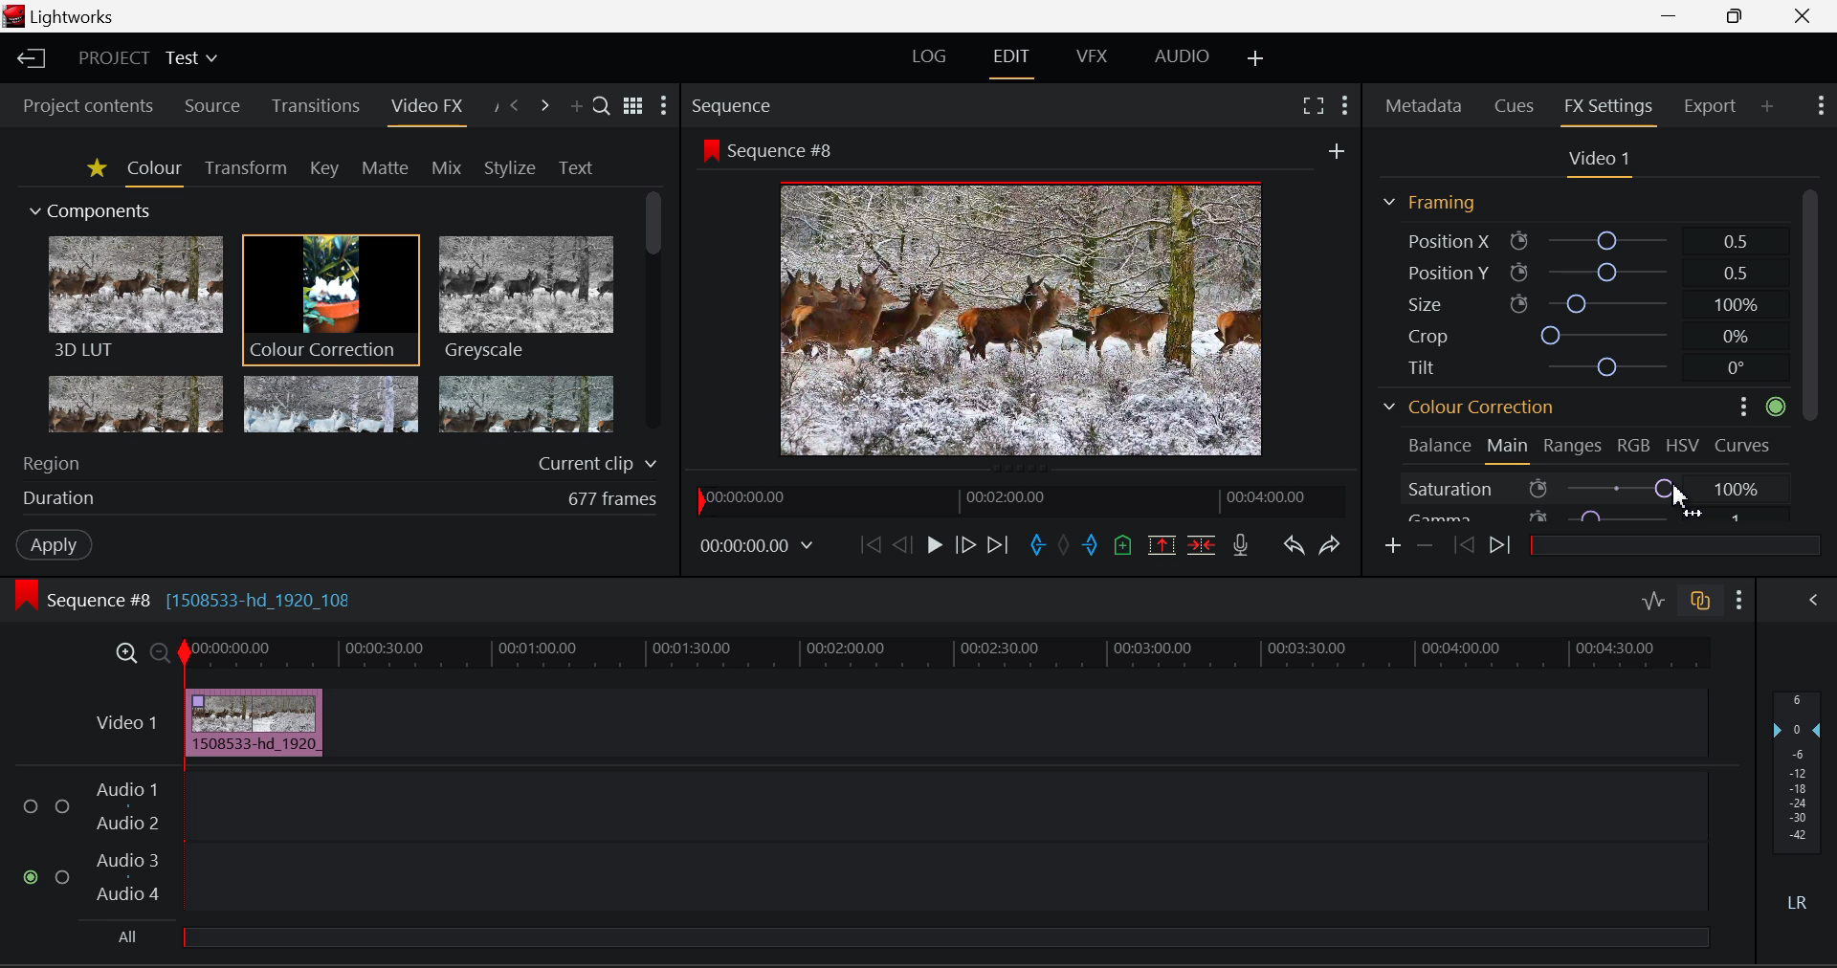  I want to click on Transform, so click(245, 168).